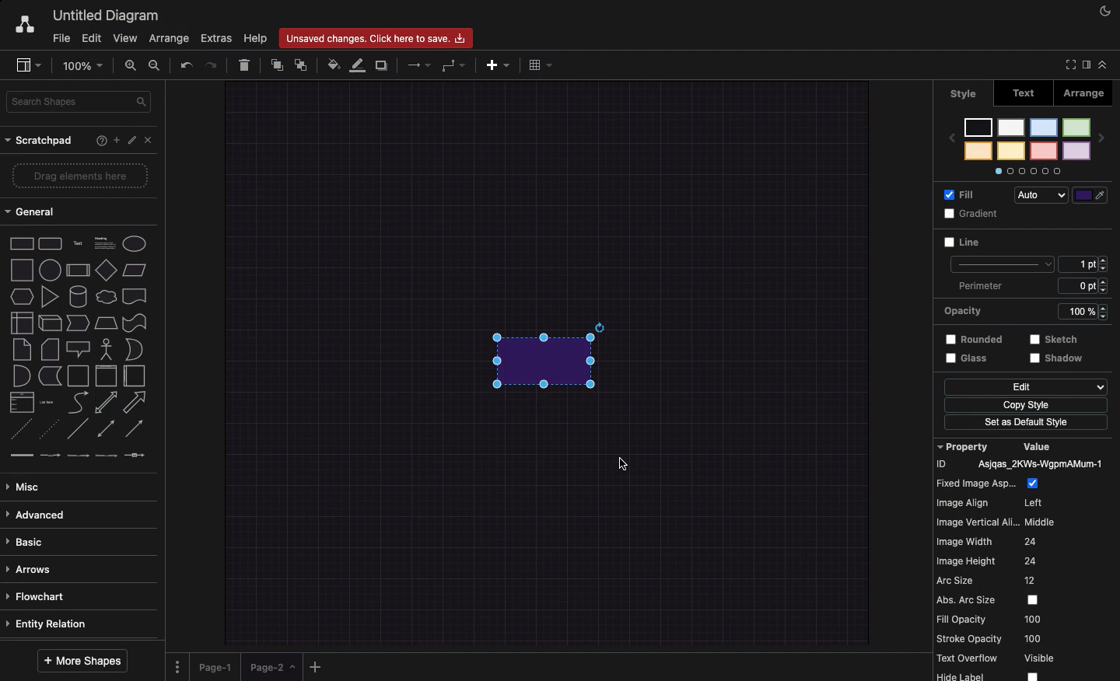  What do you see at coordinates (1030, 310) in the screenshot?
I see `Opacity ` at bounding box center [1030, 310].